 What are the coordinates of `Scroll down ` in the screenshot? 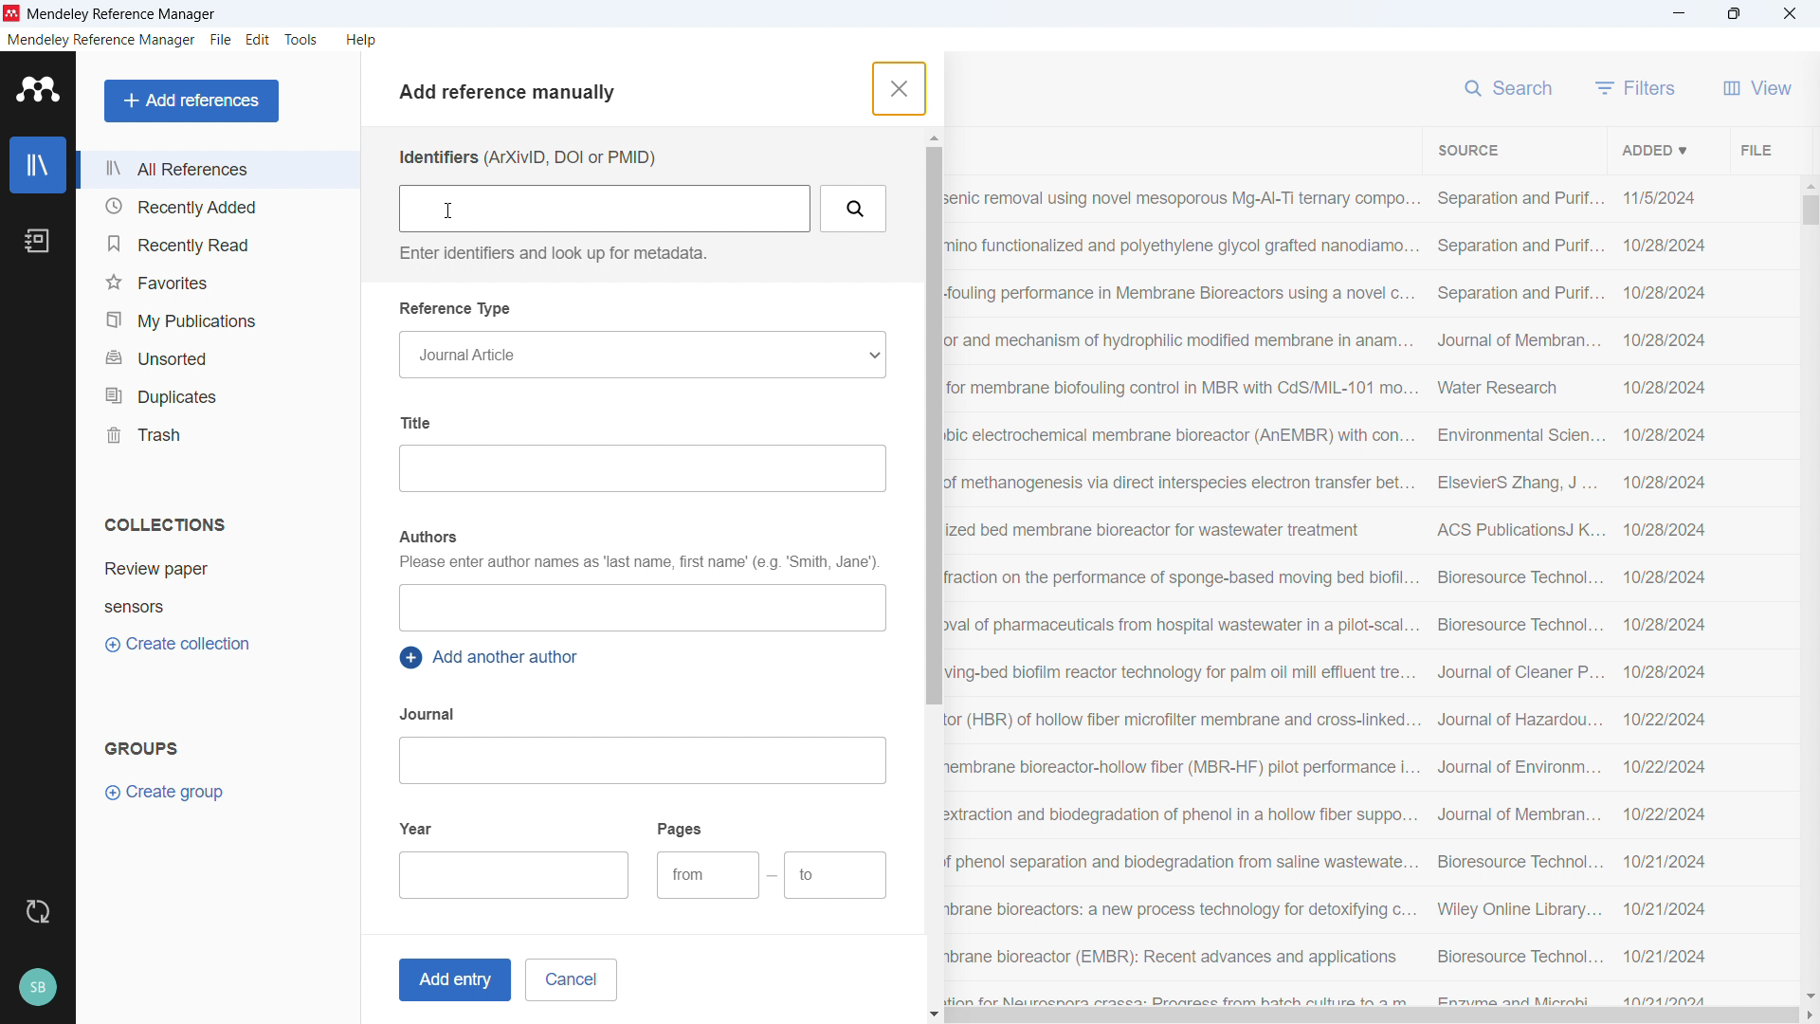 It's located at (1809, 996).